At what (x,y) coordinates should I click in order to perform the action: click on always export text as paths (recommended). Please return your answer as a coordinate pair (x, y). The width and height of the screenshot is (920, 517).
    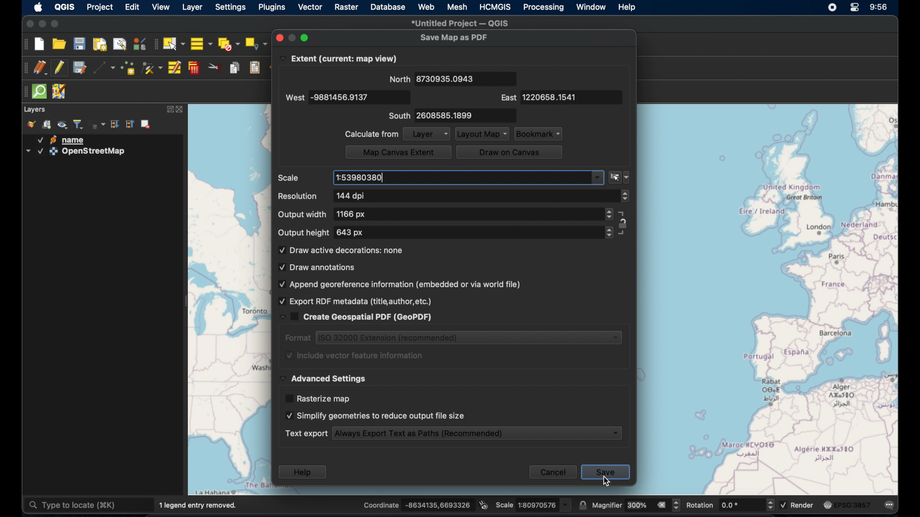
    Looking at the image, I should click on (478, 432).